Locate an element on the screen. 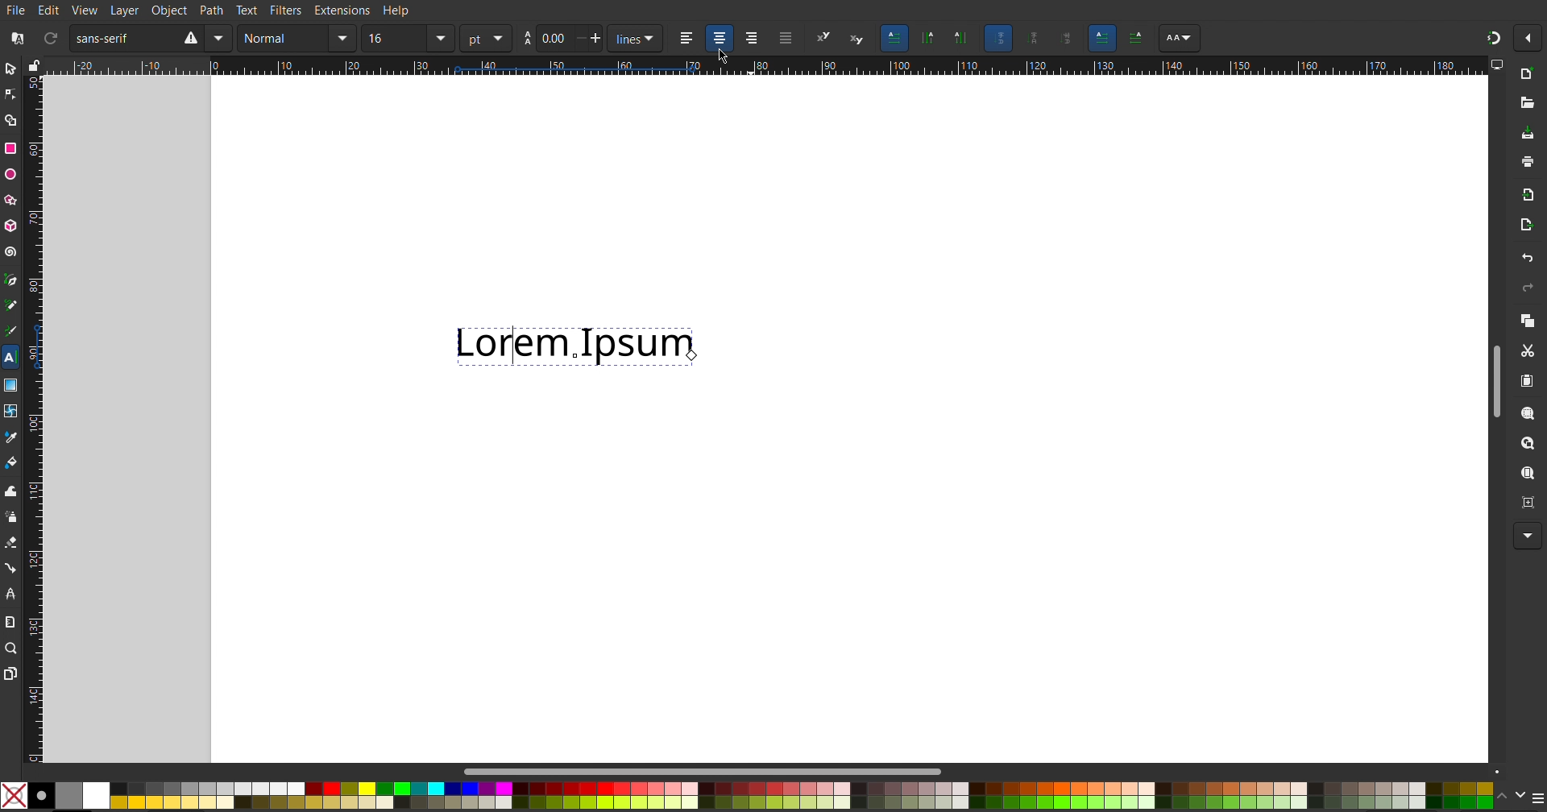  Horizontal text orientation is located at coordinates (896, 38).